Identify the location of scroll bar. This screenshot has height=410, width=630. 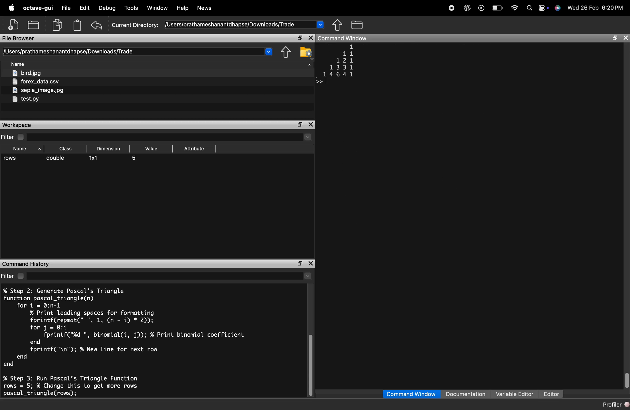
(310, 366).